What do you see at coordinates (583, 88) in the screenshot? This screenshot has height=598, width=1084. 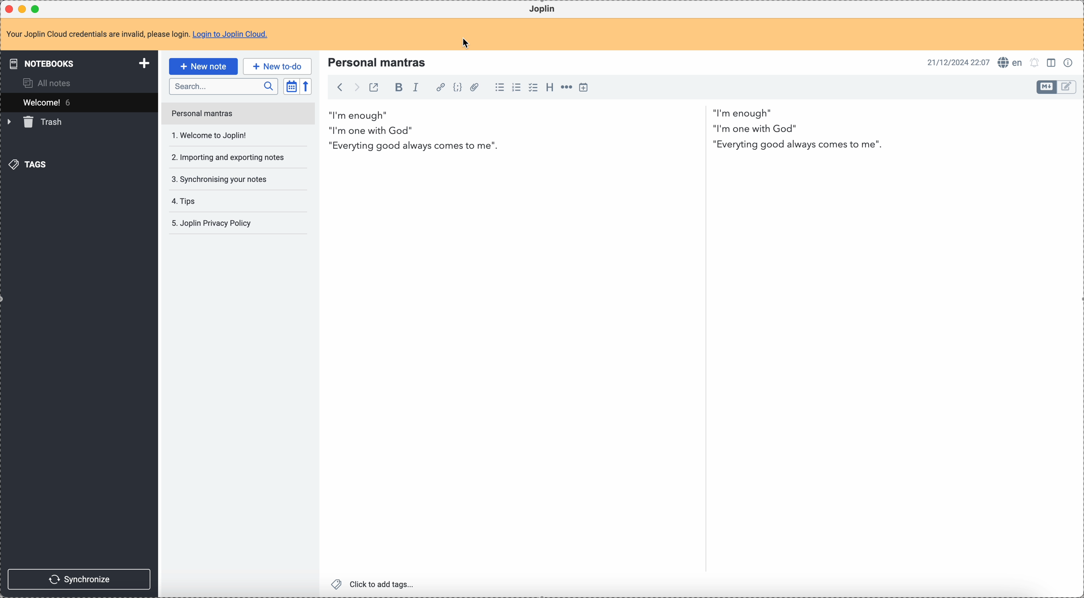 I see `insert time` at bounding box center [583, 88].